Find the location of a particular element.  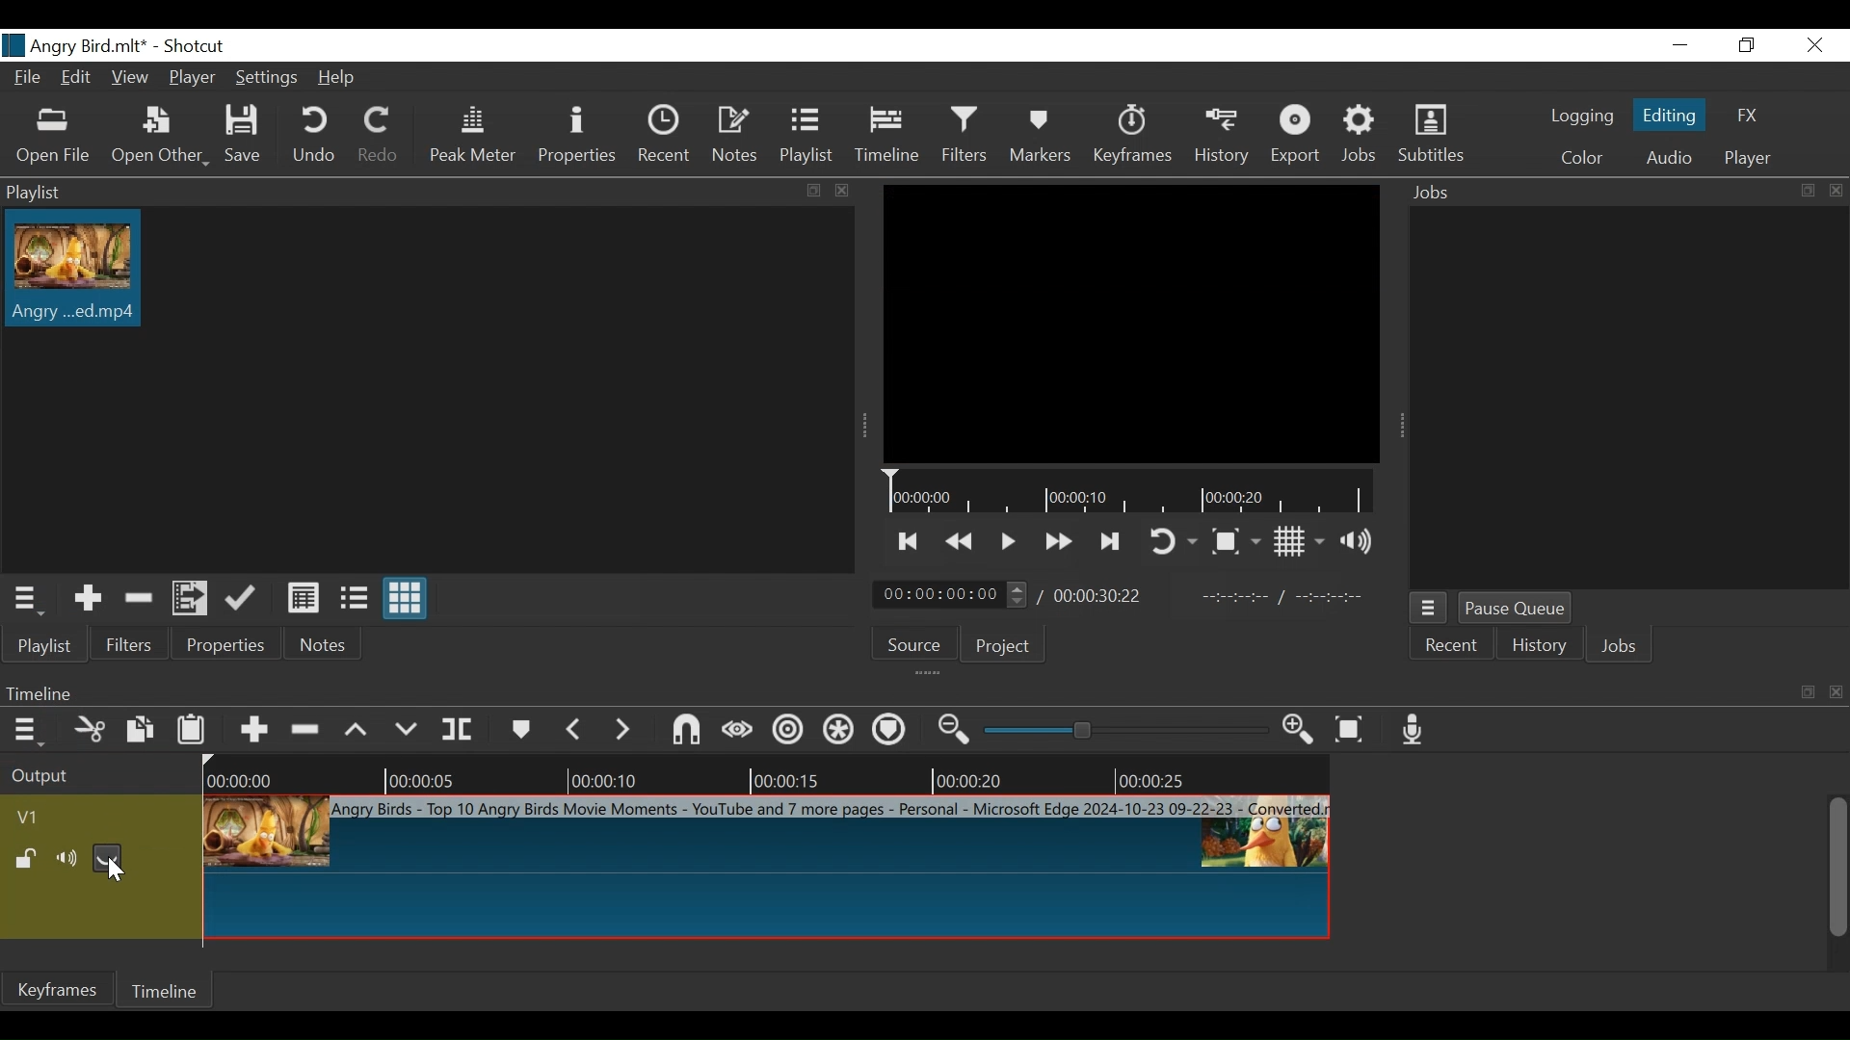

History is located at coordinates (1536, 646).